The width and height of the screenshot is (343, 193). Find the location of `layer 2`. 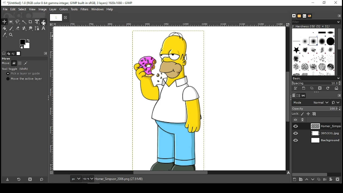

layer 2 is located at coordinates (326, 133).